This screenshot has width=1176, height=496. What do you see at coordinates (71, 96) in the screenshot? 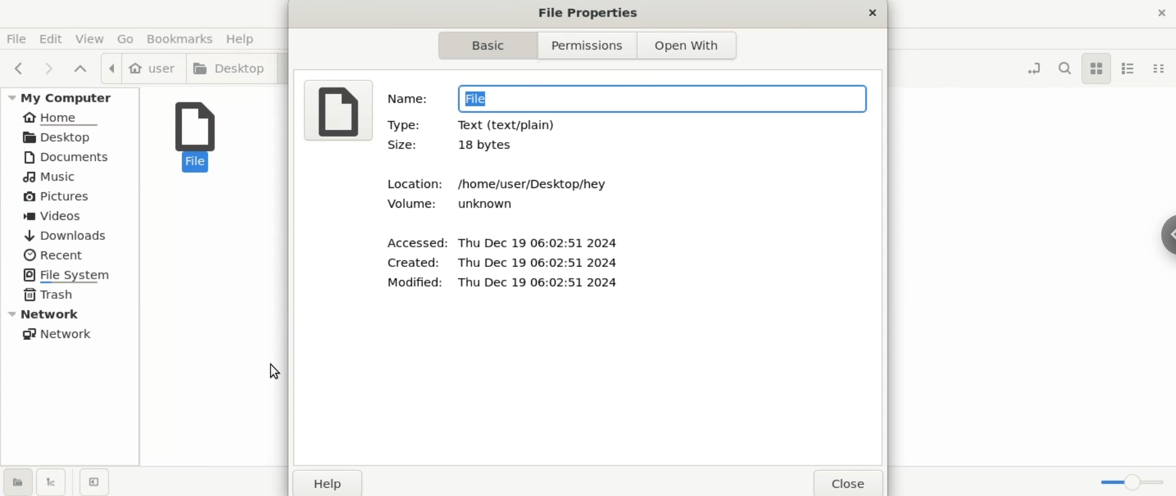
I see `mycomputre` at bounding box center [71, 96].